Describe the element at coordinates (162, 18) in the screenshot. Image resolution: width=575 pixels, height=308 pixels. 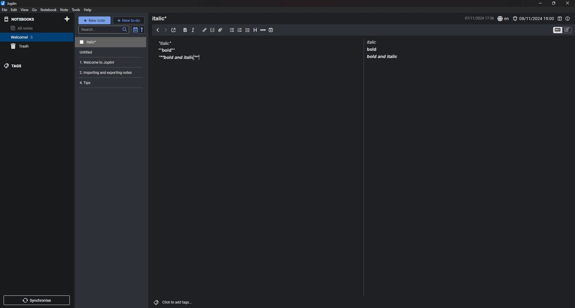
I see `heading` at that location.